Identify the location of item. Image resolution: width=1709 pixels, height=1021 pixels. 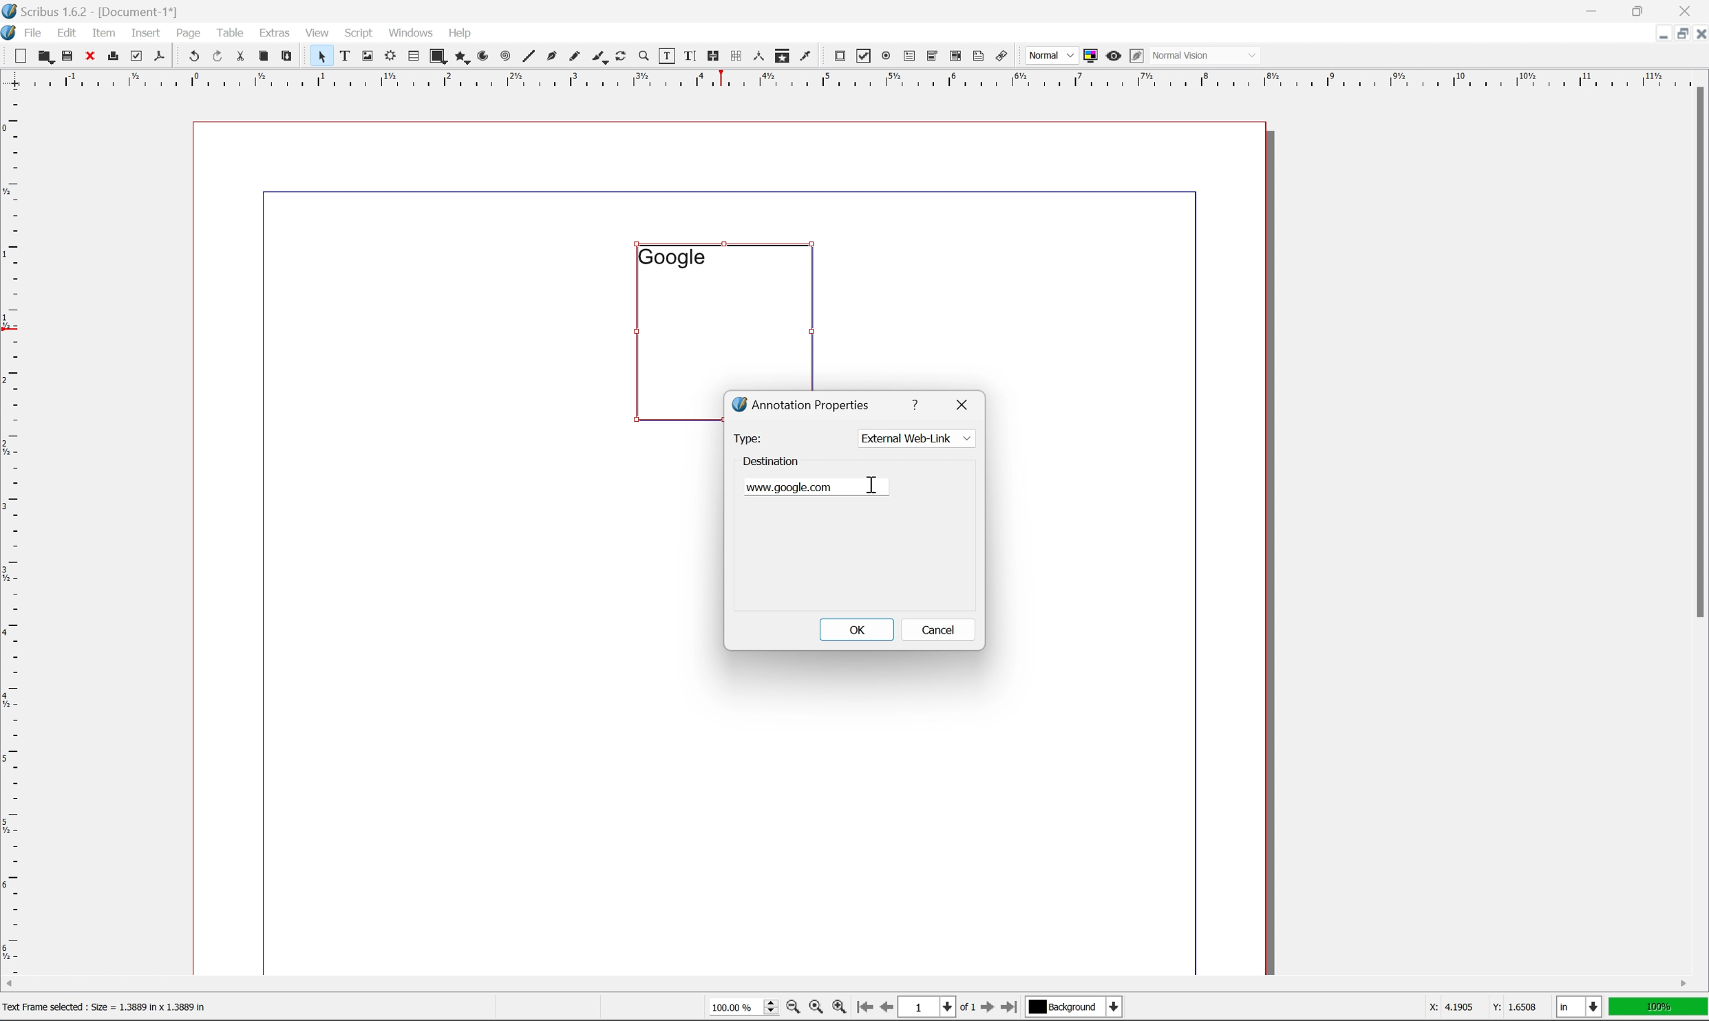
(107, 31).